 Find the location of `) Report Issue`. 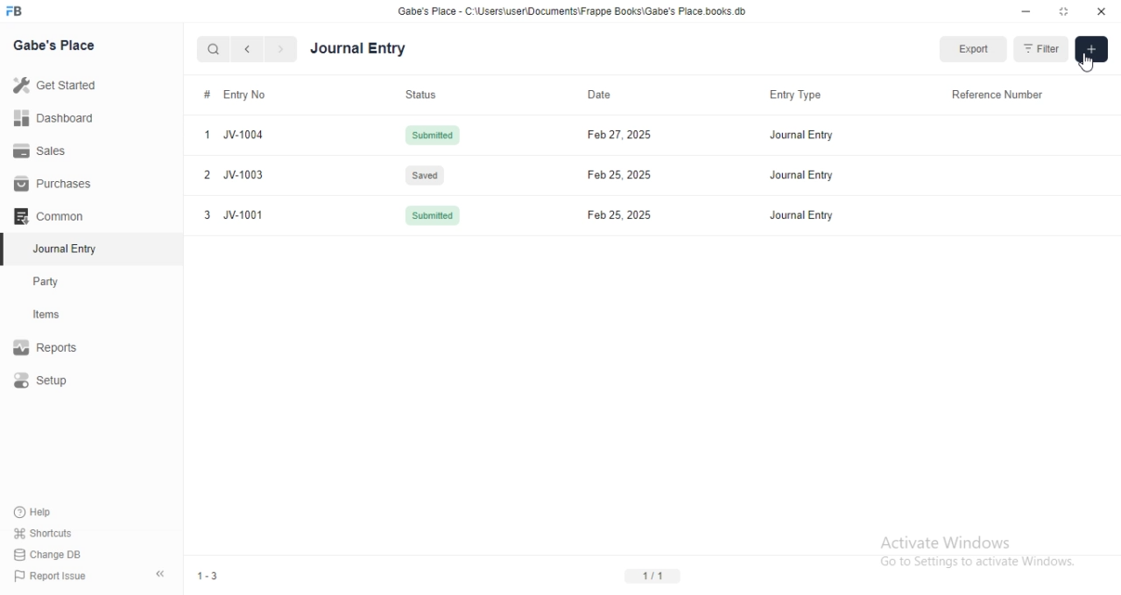

) Report Issue is located at coordinates (52, 577).